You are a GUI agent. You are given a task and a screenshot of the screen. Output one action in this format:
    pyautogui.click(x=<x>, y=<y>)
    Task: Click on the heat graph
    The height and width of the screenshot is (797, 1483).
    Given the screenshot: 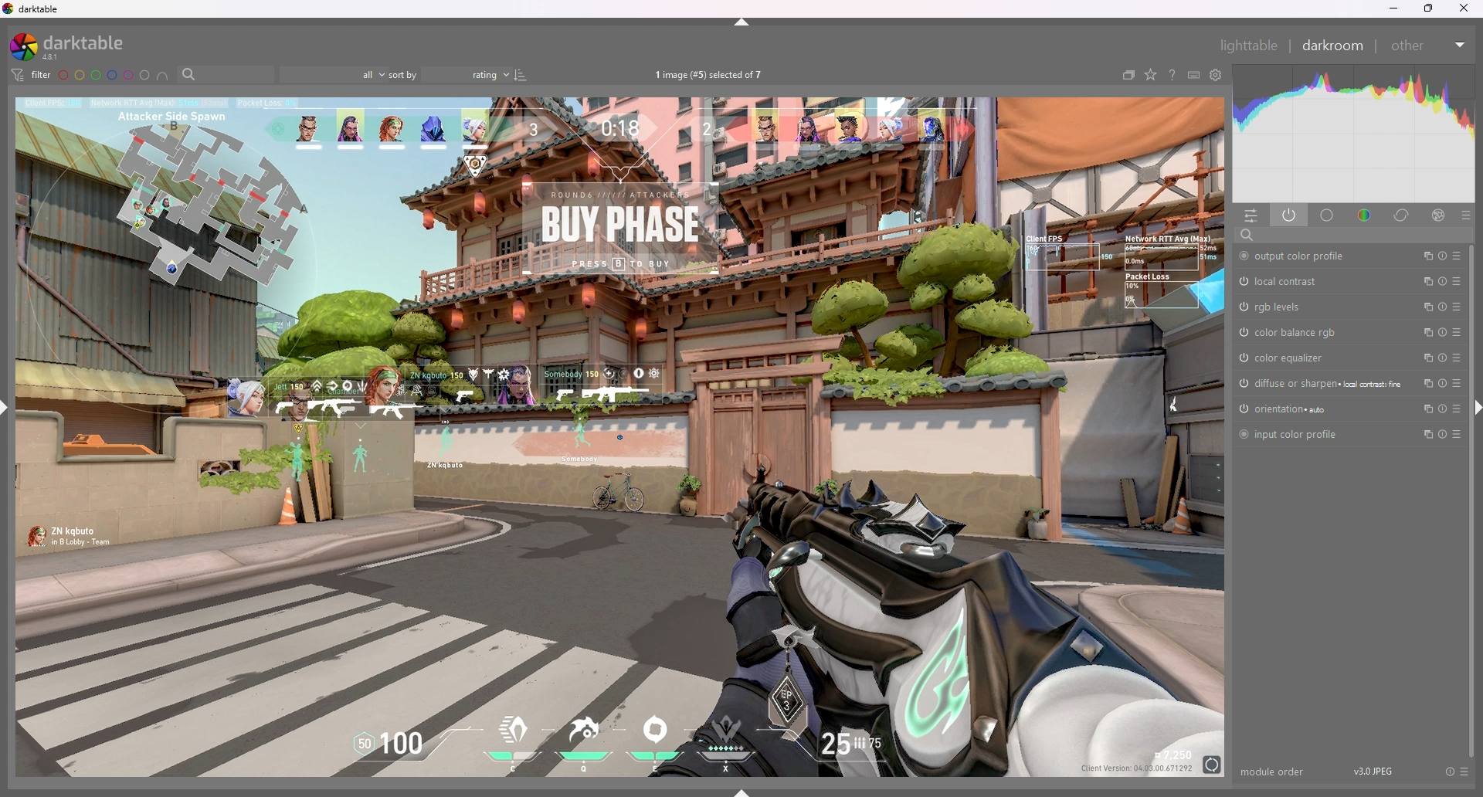 What is the action you would take?
    pyautogui.click(x=1355, y=134)
    